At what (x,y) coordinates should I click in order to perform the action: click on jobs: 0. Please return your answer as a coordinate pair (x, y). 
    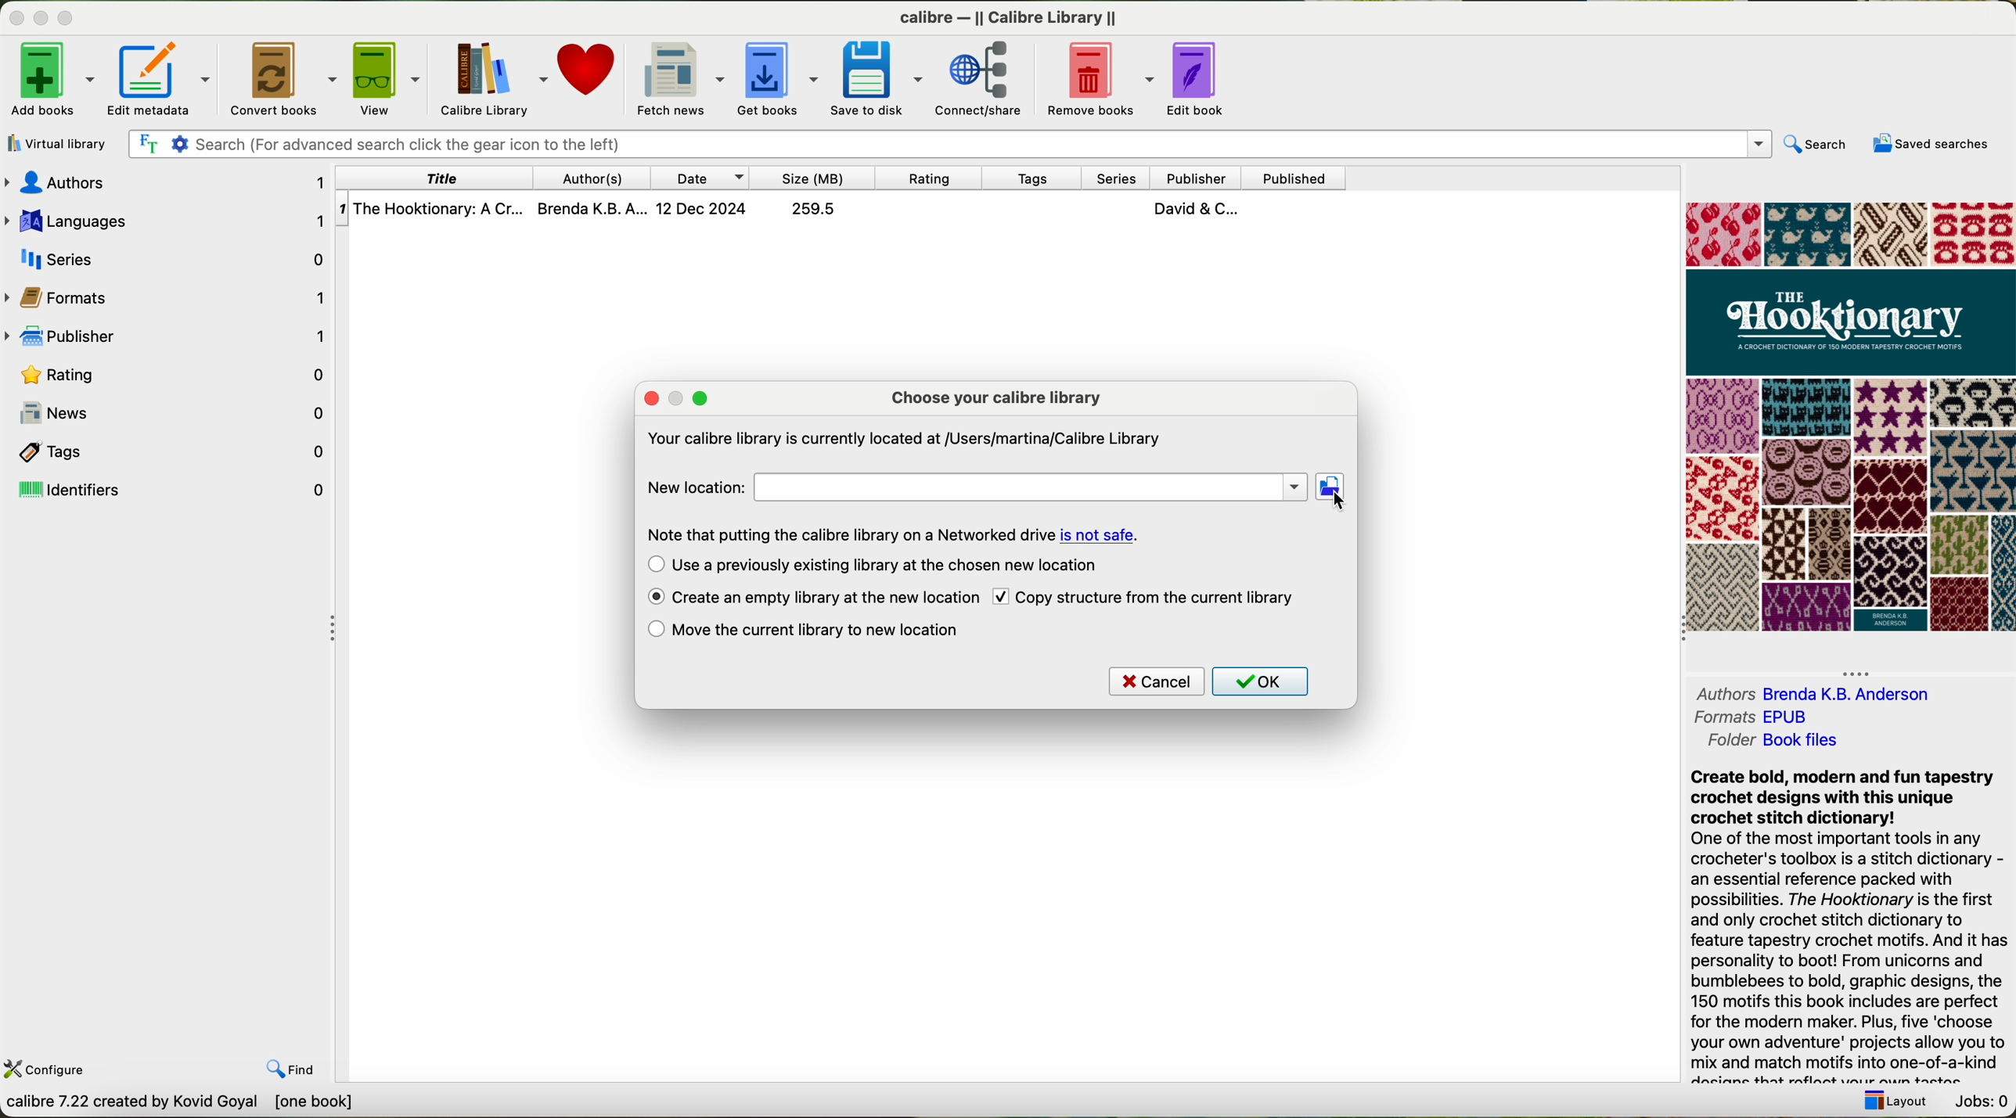
    Looking at the image, I should click on (1985, 1103).